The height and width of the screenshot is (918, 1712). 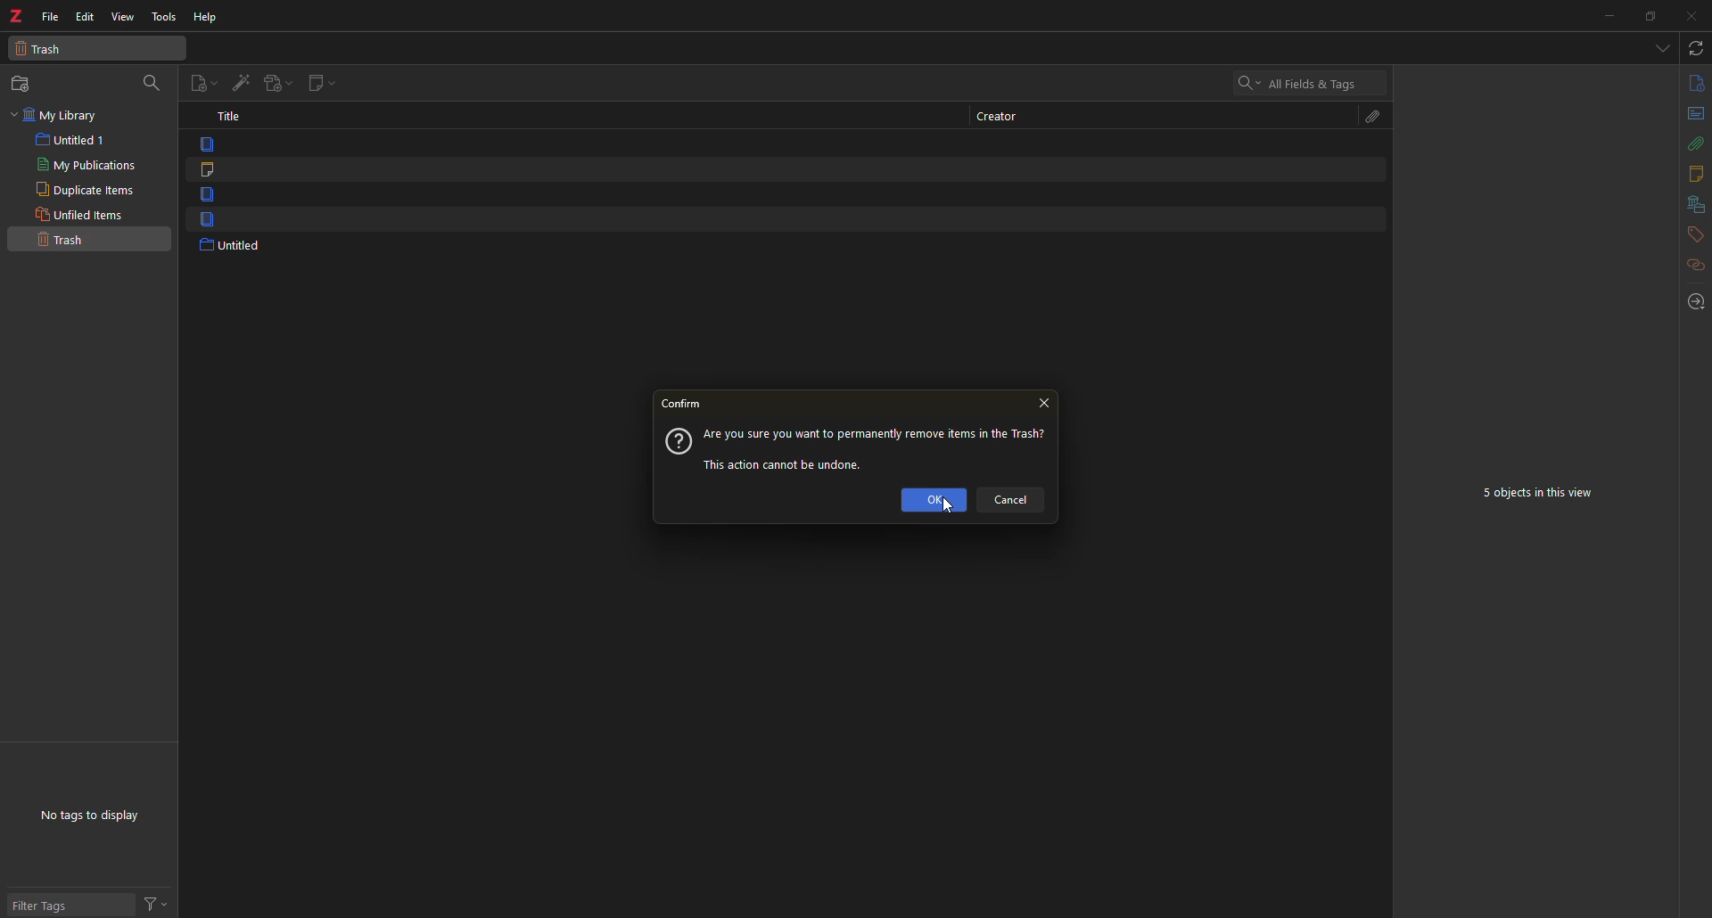 I want to click on minimize, so click(x=1607, y=16).